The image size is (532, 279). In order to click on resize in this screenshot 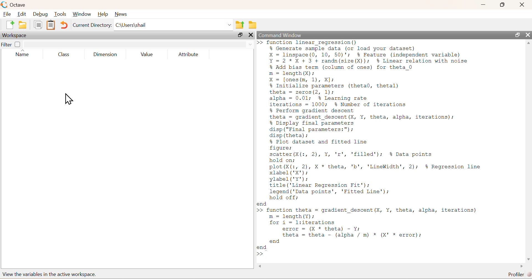, I will do `click(503, 5)`.